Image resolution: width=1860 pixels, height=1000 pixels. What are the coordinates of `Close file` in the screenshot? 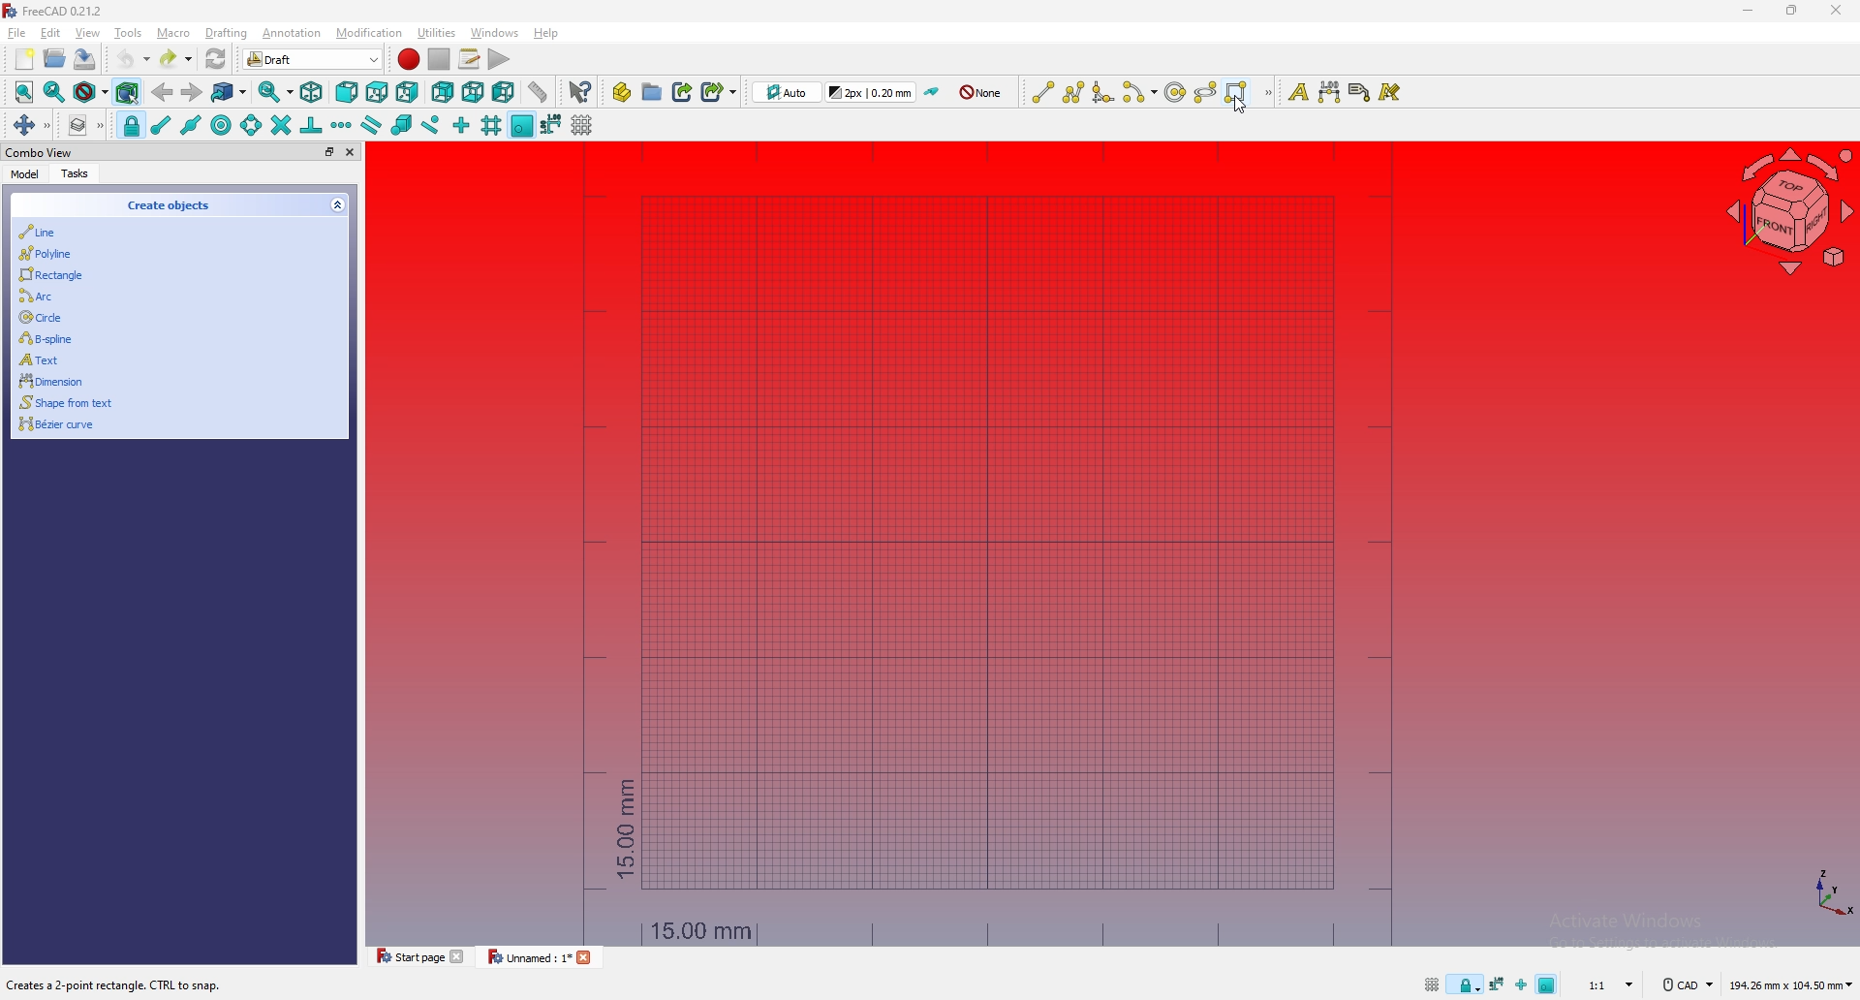 It's located at (460, 956).